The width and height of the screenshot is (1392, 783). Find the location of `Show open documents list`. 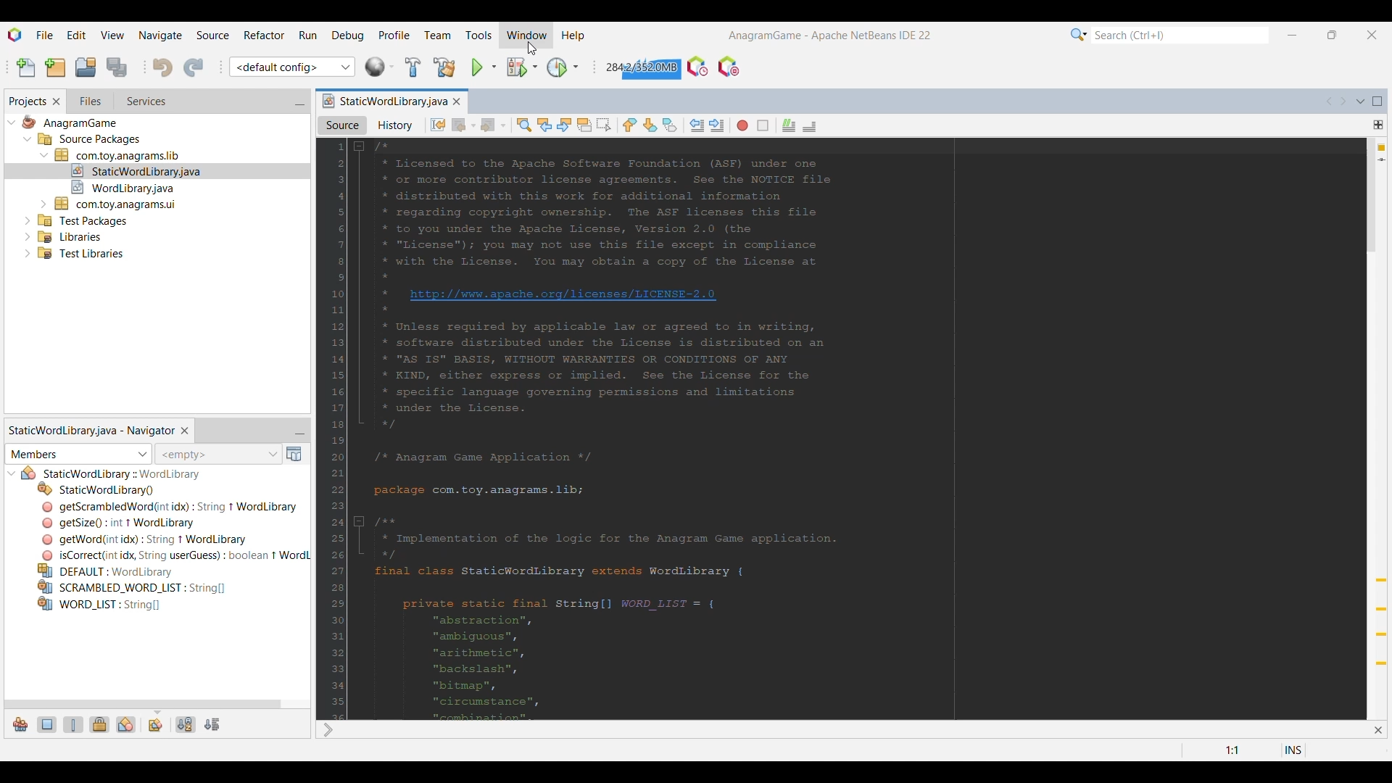

Show open documents list is located at coordinates (1361, 101).